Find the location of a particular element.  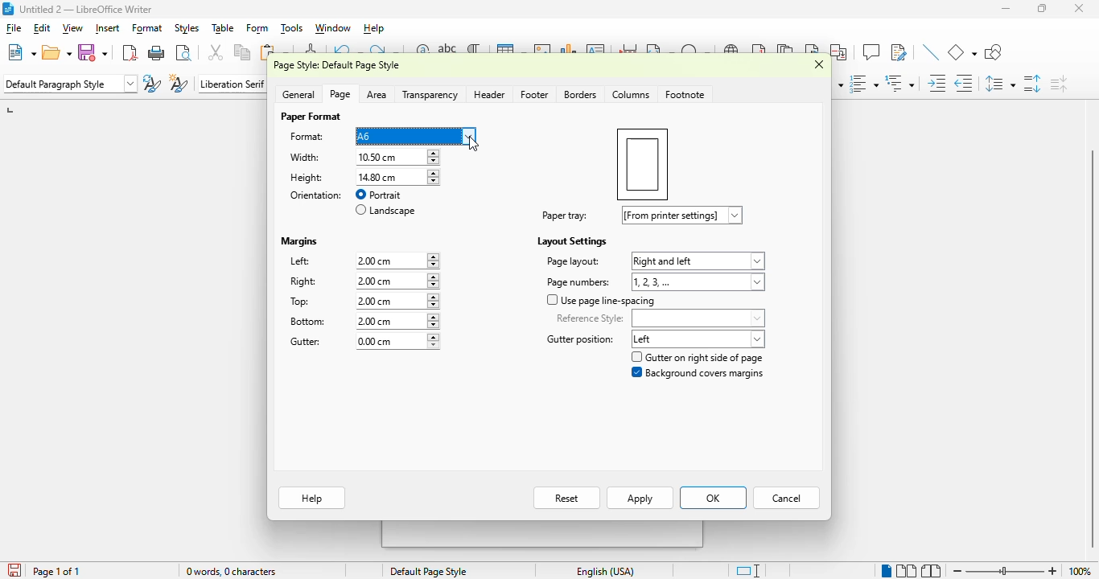

footer is located at coordinates (533, 94).